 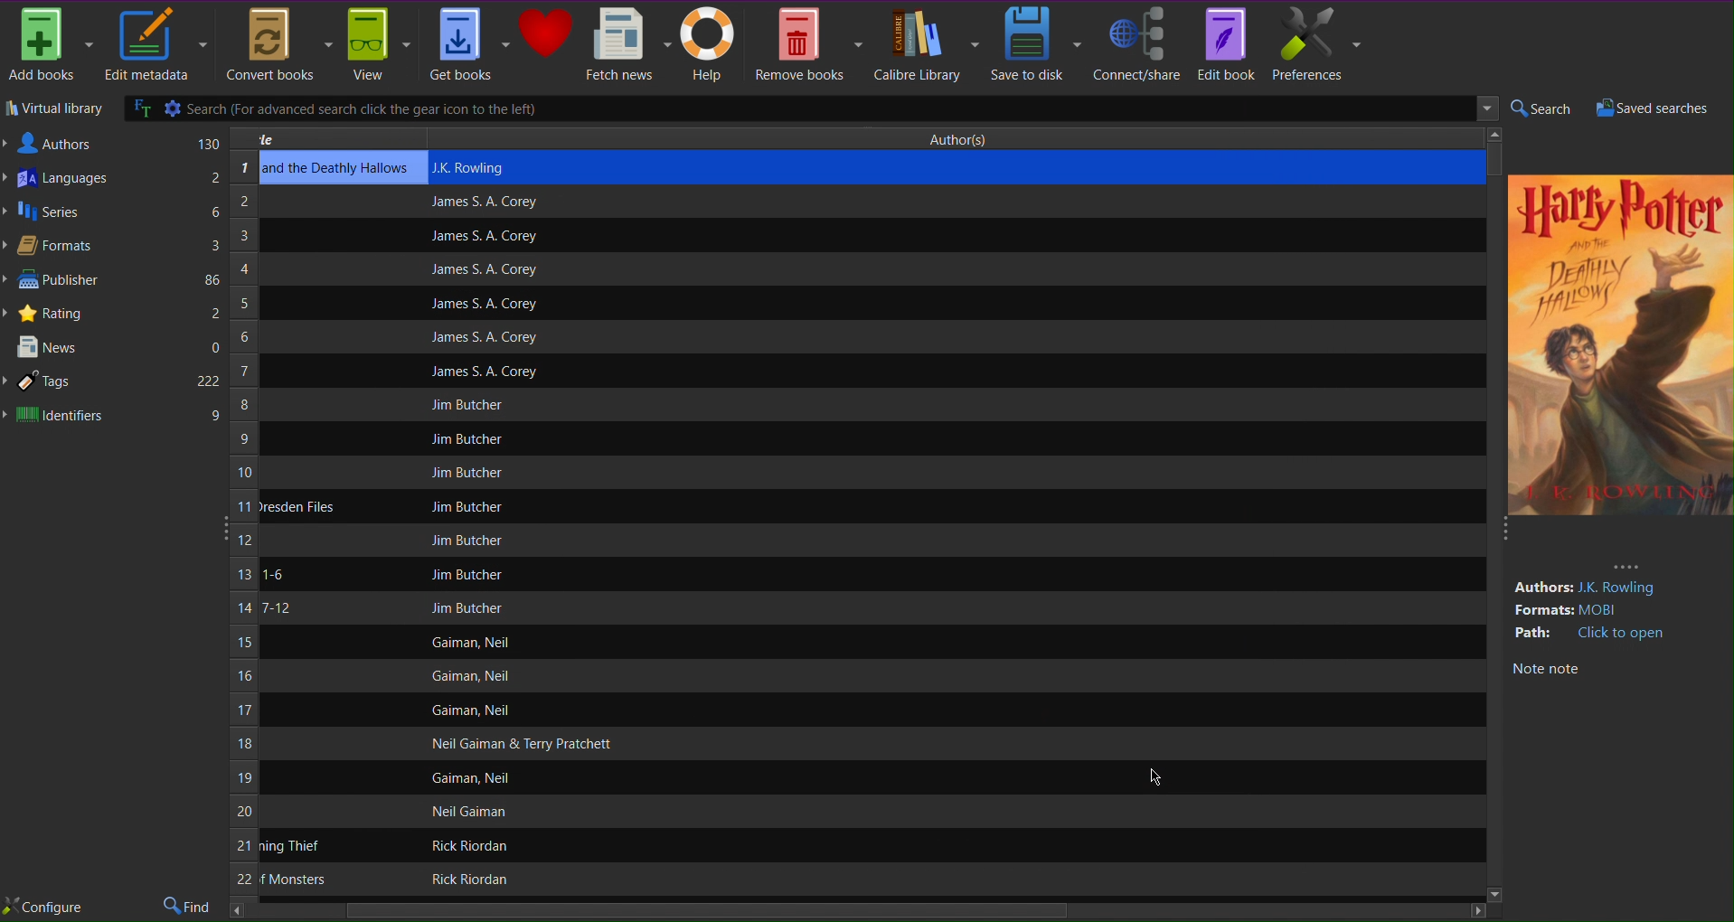 What do you see at coordinates (1660, 108) in the screenshot?
I see `Saved Searches` at bounding box center [1660, 108].